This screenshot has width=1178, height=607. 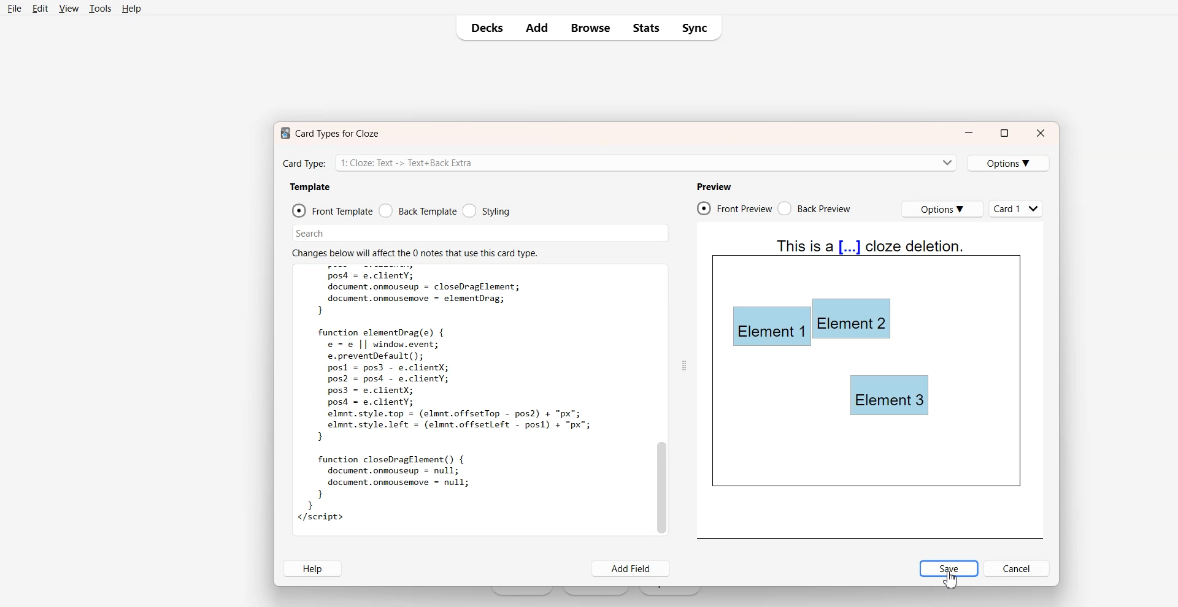 I want to click on Cards, so click(x=1017, y=208).